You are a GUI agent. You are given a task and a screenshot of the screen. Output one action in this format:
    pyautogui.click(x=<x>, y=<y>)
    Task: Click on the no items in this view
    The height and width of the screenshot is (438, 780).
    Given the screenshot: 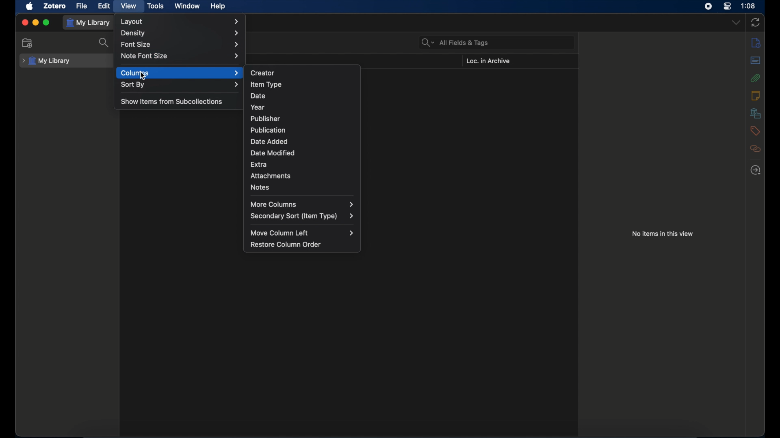 What is the action you would take?
    pyautogui.click(x=662, y=234)
    